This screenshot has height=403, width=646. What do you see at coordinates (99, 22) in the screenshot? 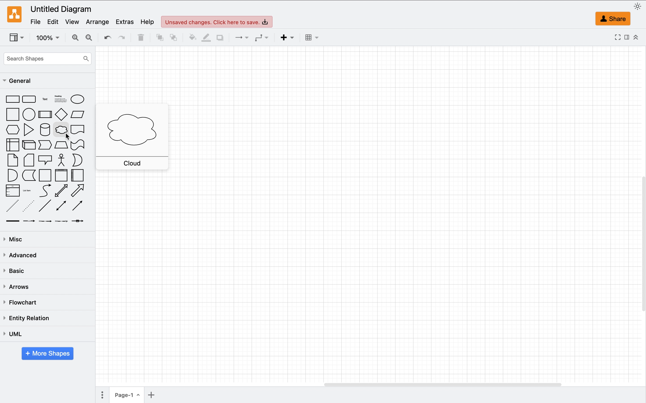
I see `arrange` at bounding box center [99, 22].